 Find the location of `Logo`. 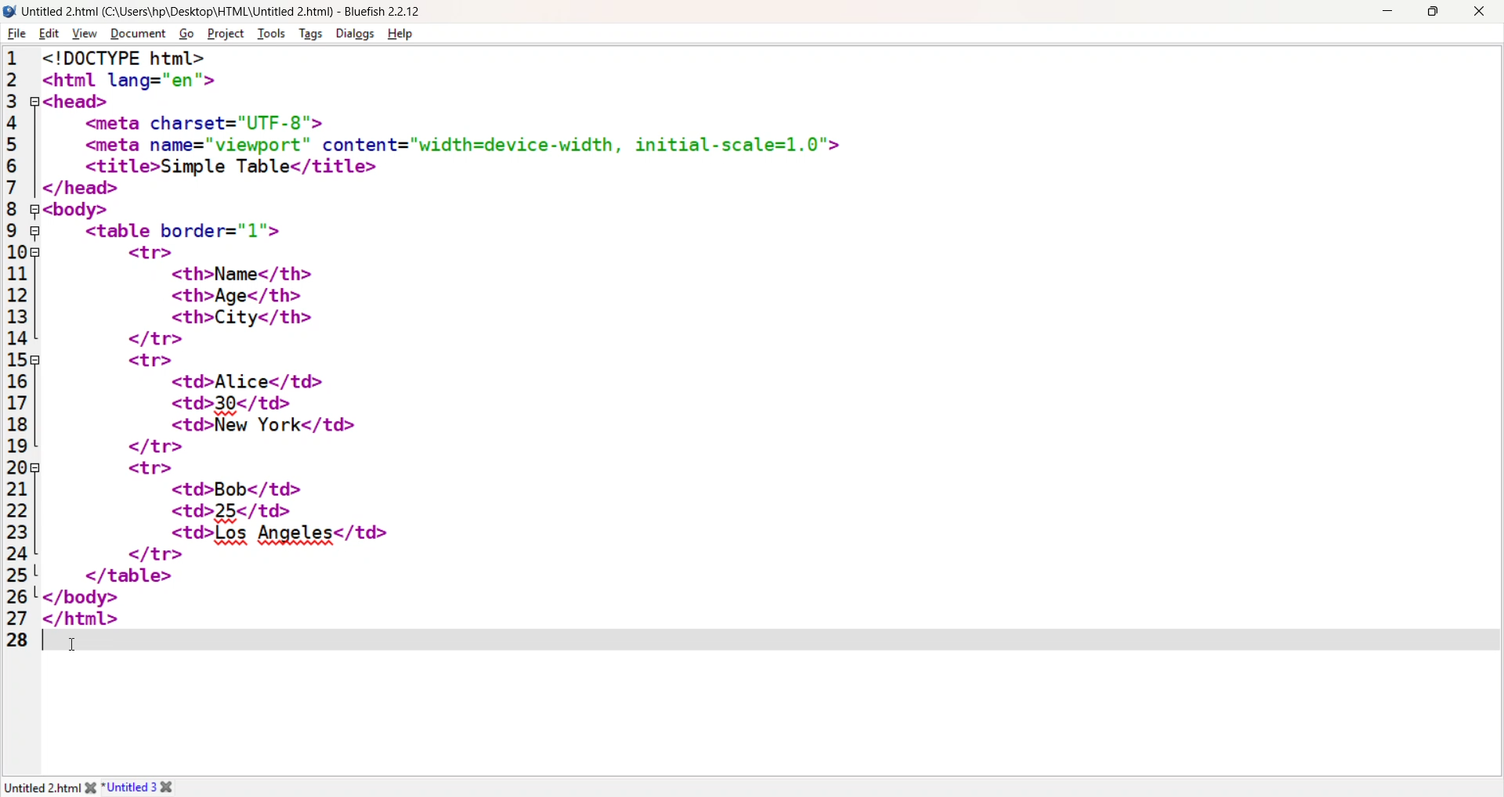

Logo is located at coordinates (10, 12).